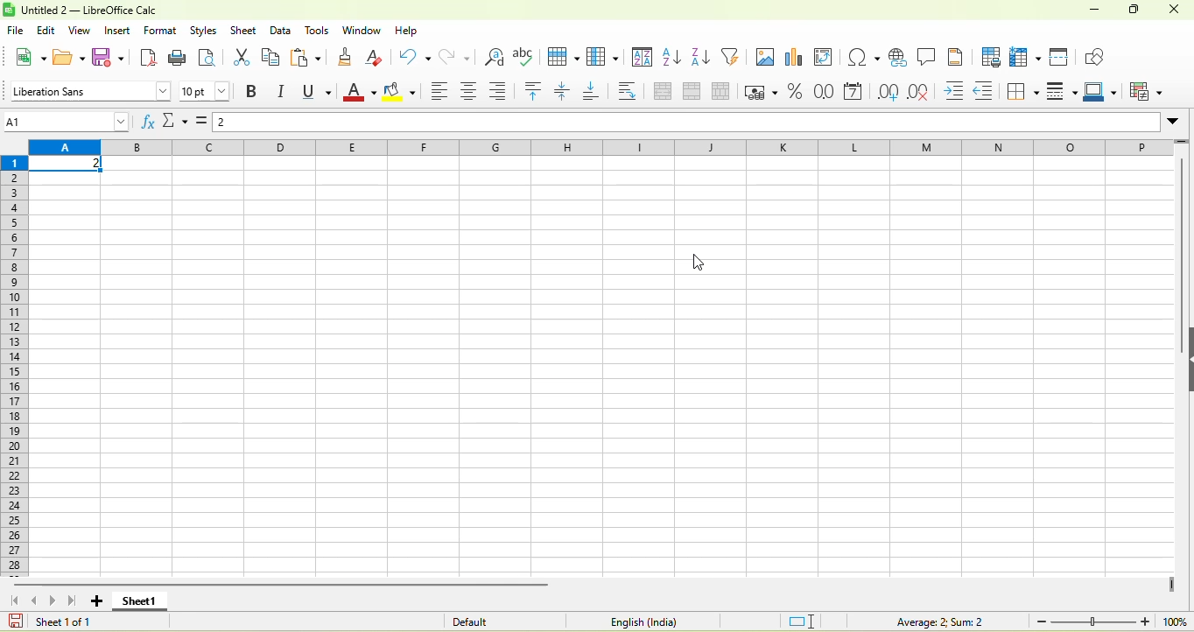 The image size is (1194, 632). What do you see at coordinates (205, 91) in the screenshot?
I see `font size` at bounding box center [205, 91].